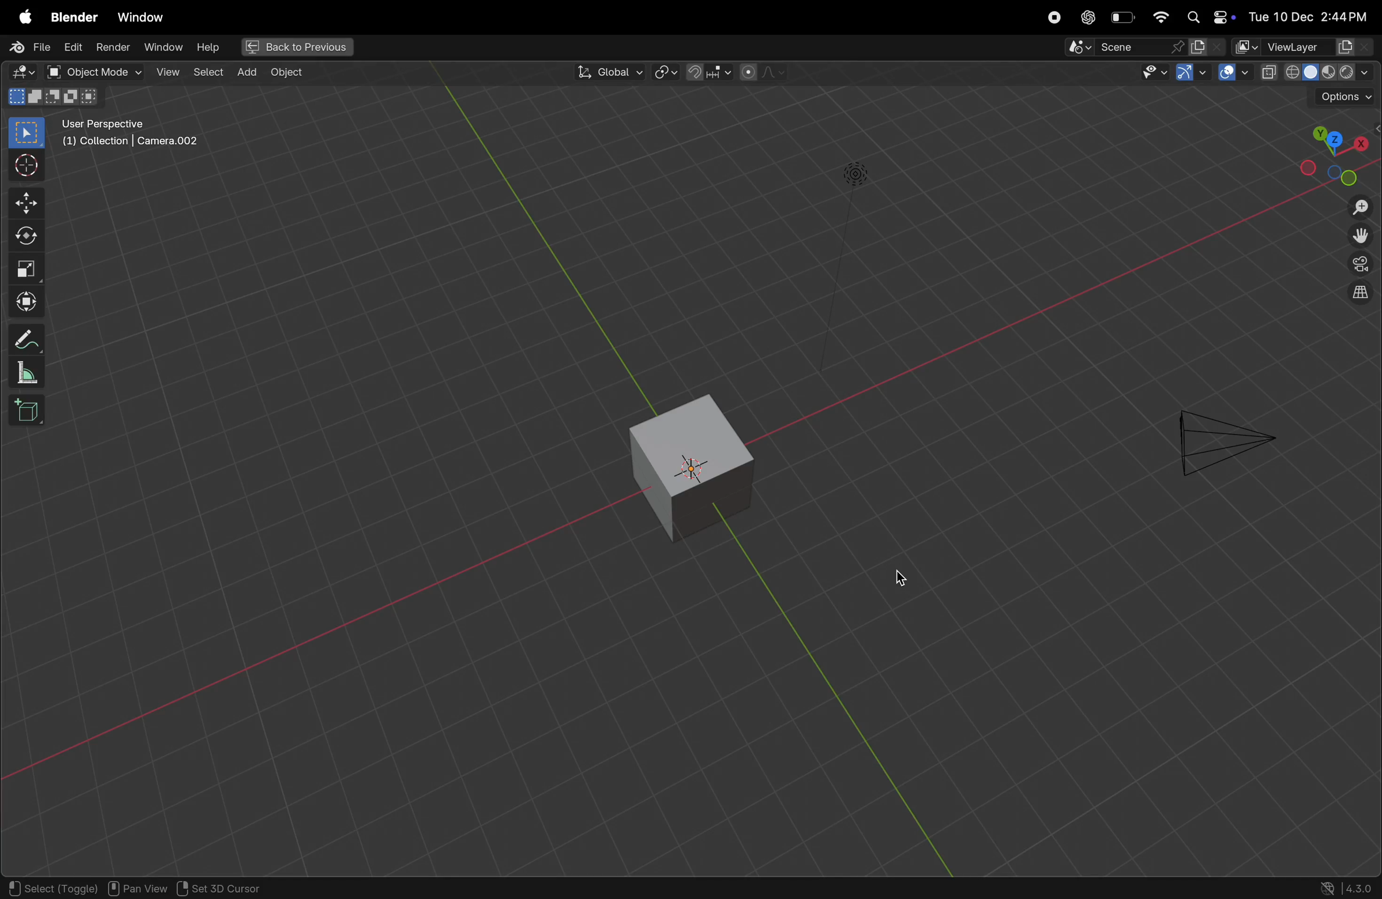 The width and height of the screenshot is (1382, 899). Describe the element at coordinates (24, 298) in the screenshot. I see `move` at that location.